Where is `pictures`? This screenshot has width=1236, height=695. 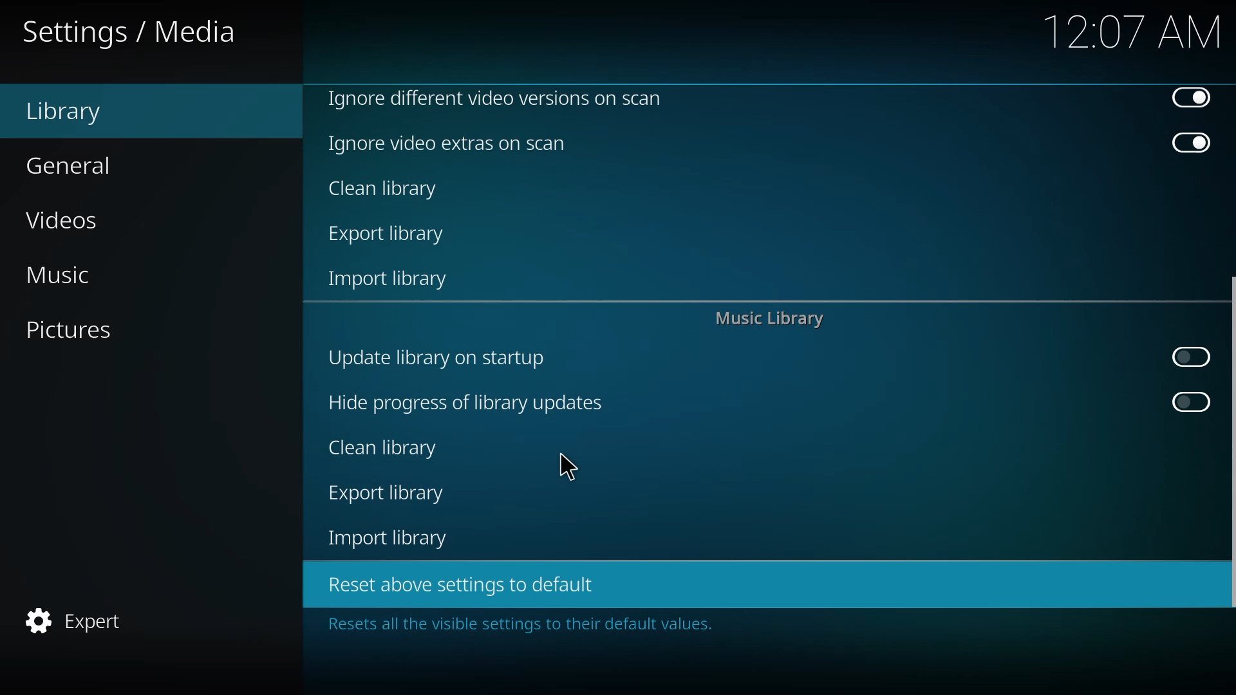 pictures is located at coordinates (66, 329).